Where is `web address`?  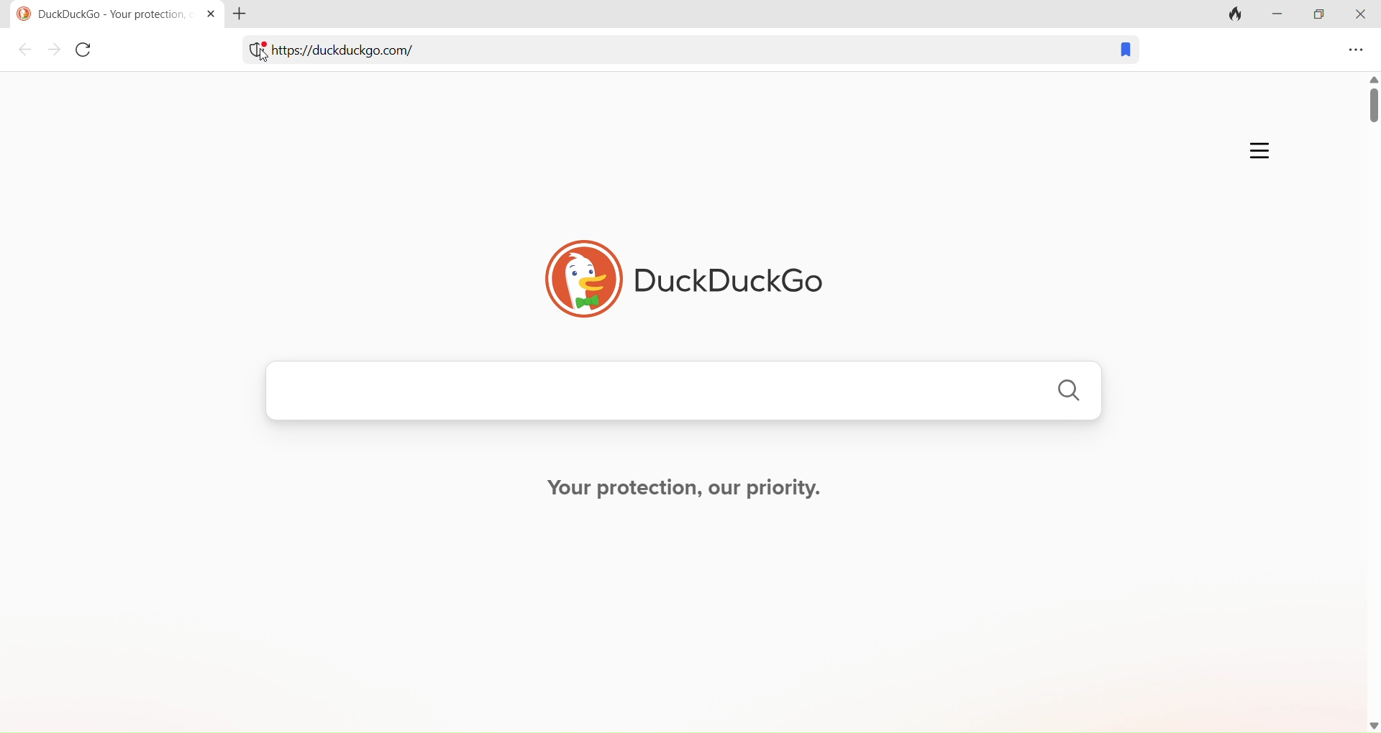 web address is located at coordinates (363, 55).